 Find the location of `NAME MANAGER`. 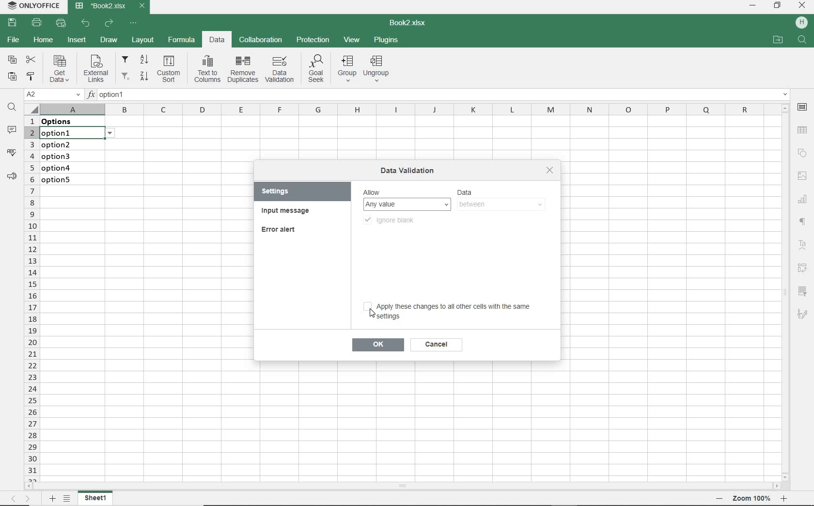

NAME MANAGER is located at coordinates (53, 95).